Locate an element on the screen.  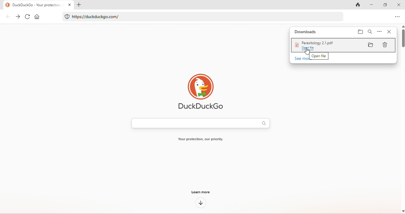
search is located at coordinates (369, 32).